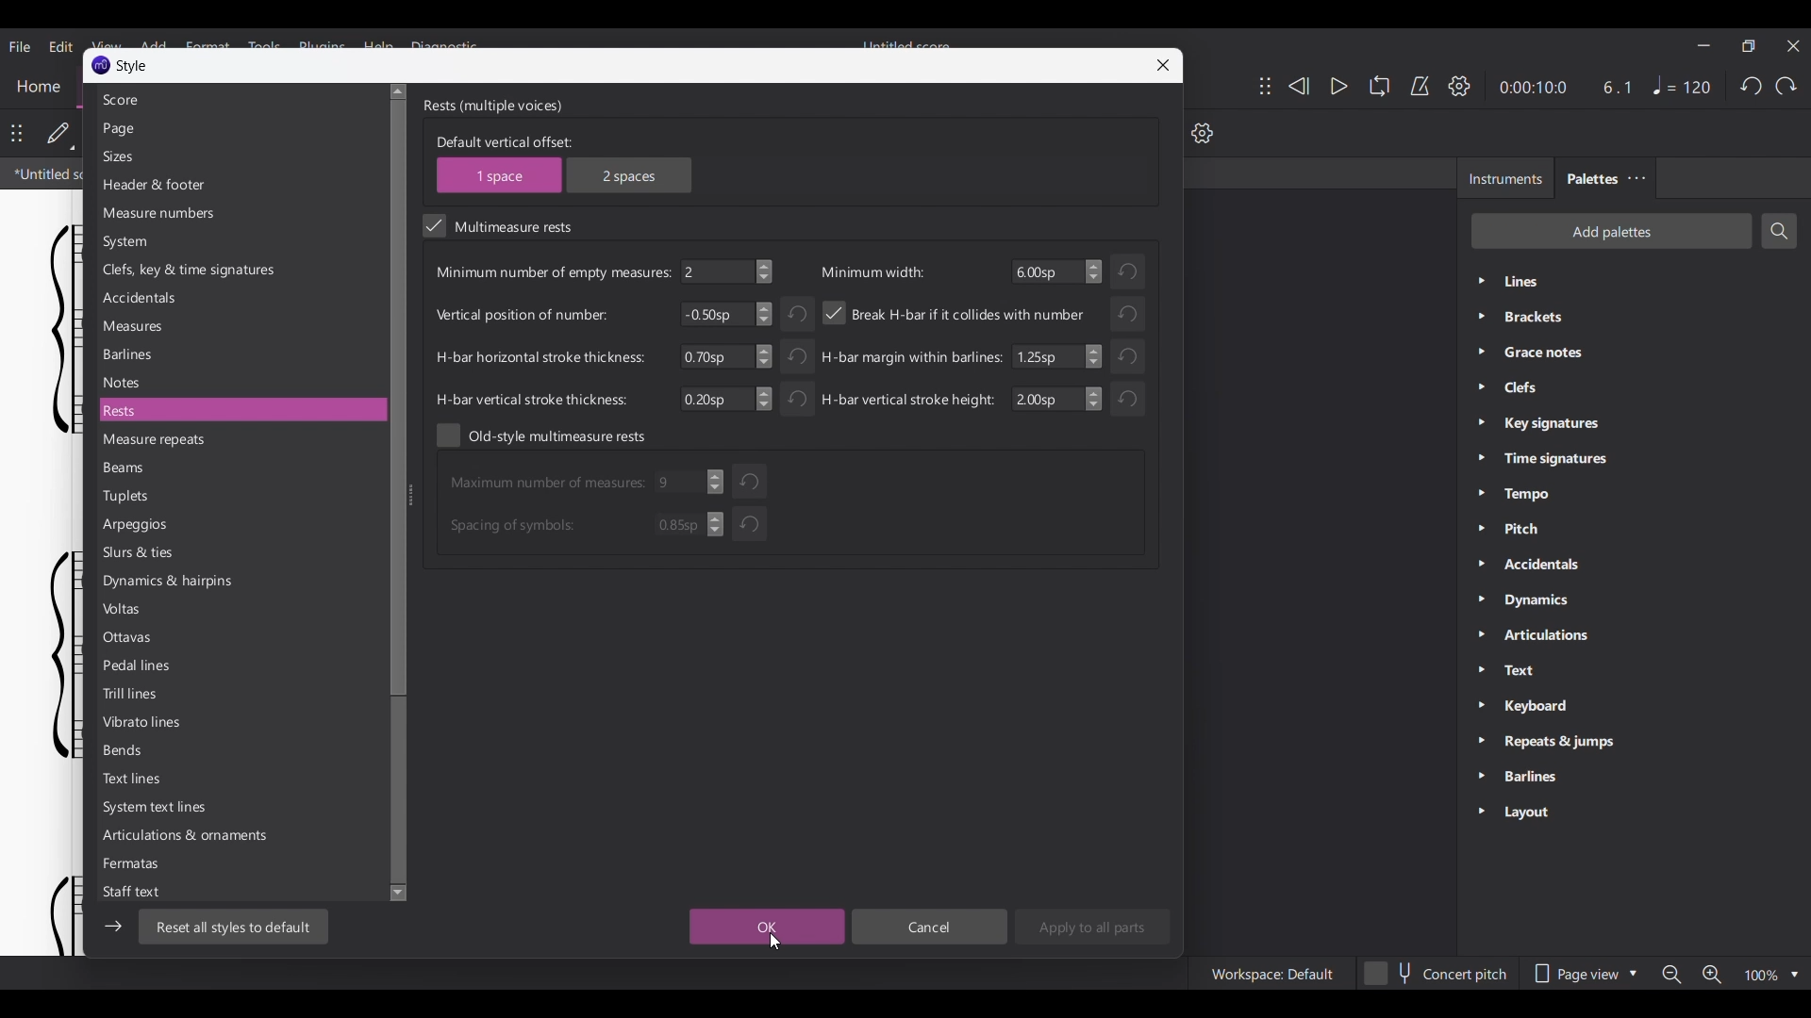 This screenshot has height=1018, width=1811. I want to click on Expand/Collapse left sidebar, so click(112, 927).